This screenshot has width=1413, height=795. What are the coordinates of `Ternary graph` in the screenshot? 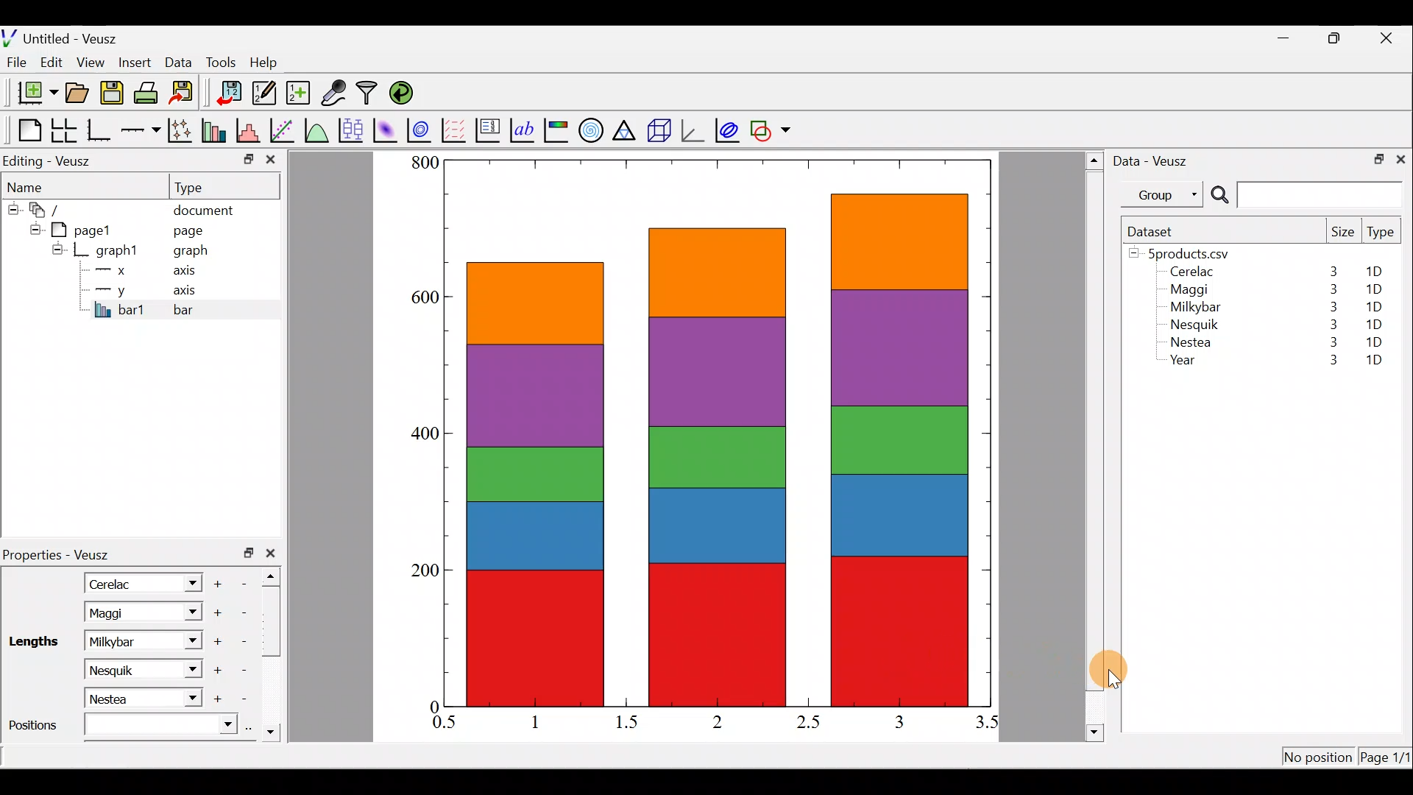 It's located at (626, 128).